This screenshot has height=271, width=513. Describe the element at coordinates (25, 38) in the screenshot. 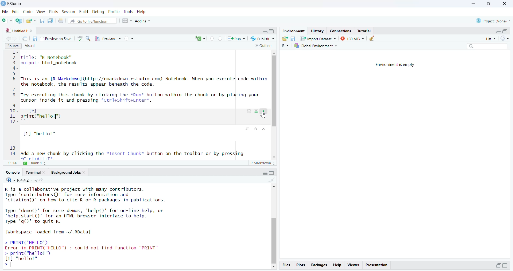

I see `show in new window` at that location.